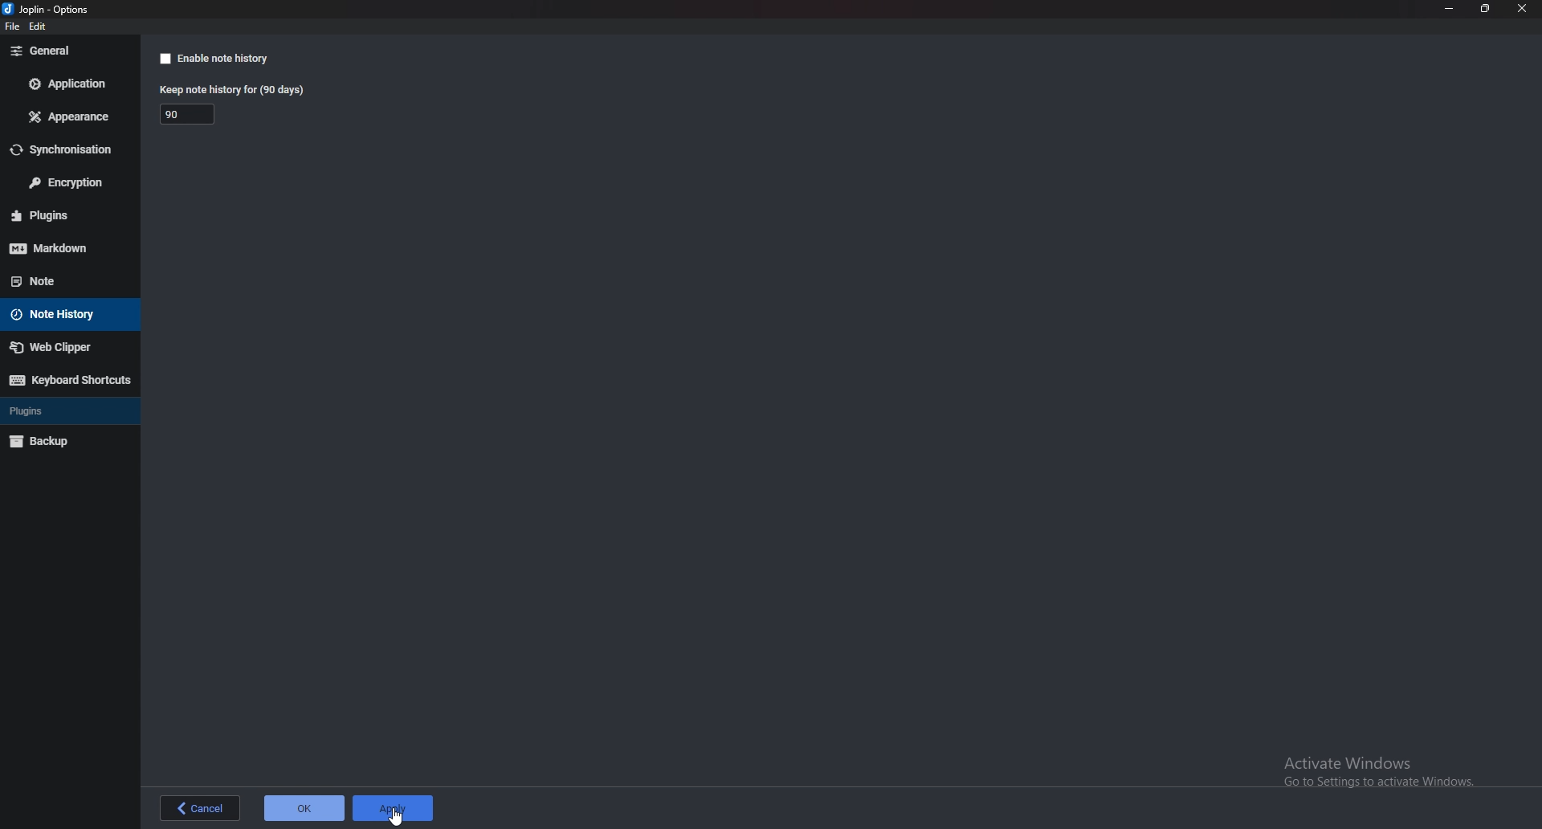 Image resolution: width=1542 pixels, height=829 pixels. I want to click on Note history, so click(71, 313).